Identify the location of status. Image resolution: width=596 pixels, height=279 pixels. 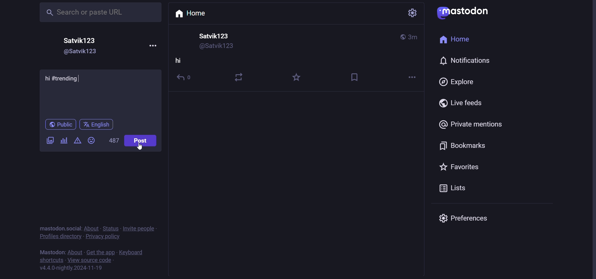
(111, 229).